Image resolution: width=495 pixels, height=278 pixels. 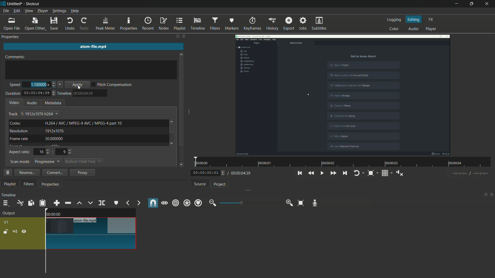 What do you see at coordinates (14, 231) in the screenshot?
I see `mute` at bounding box center [14, 231].